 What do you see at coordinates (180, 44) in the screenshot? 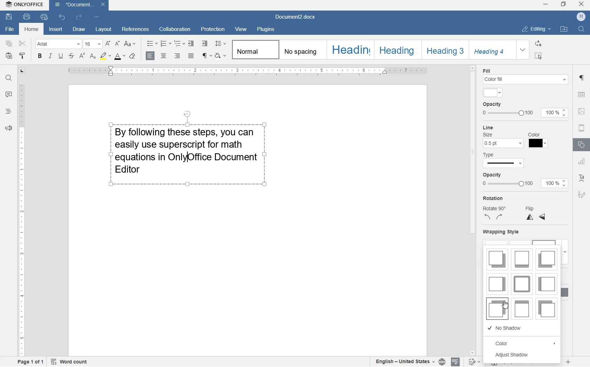
I see `multilevel list` at bounding box center [180, 44].